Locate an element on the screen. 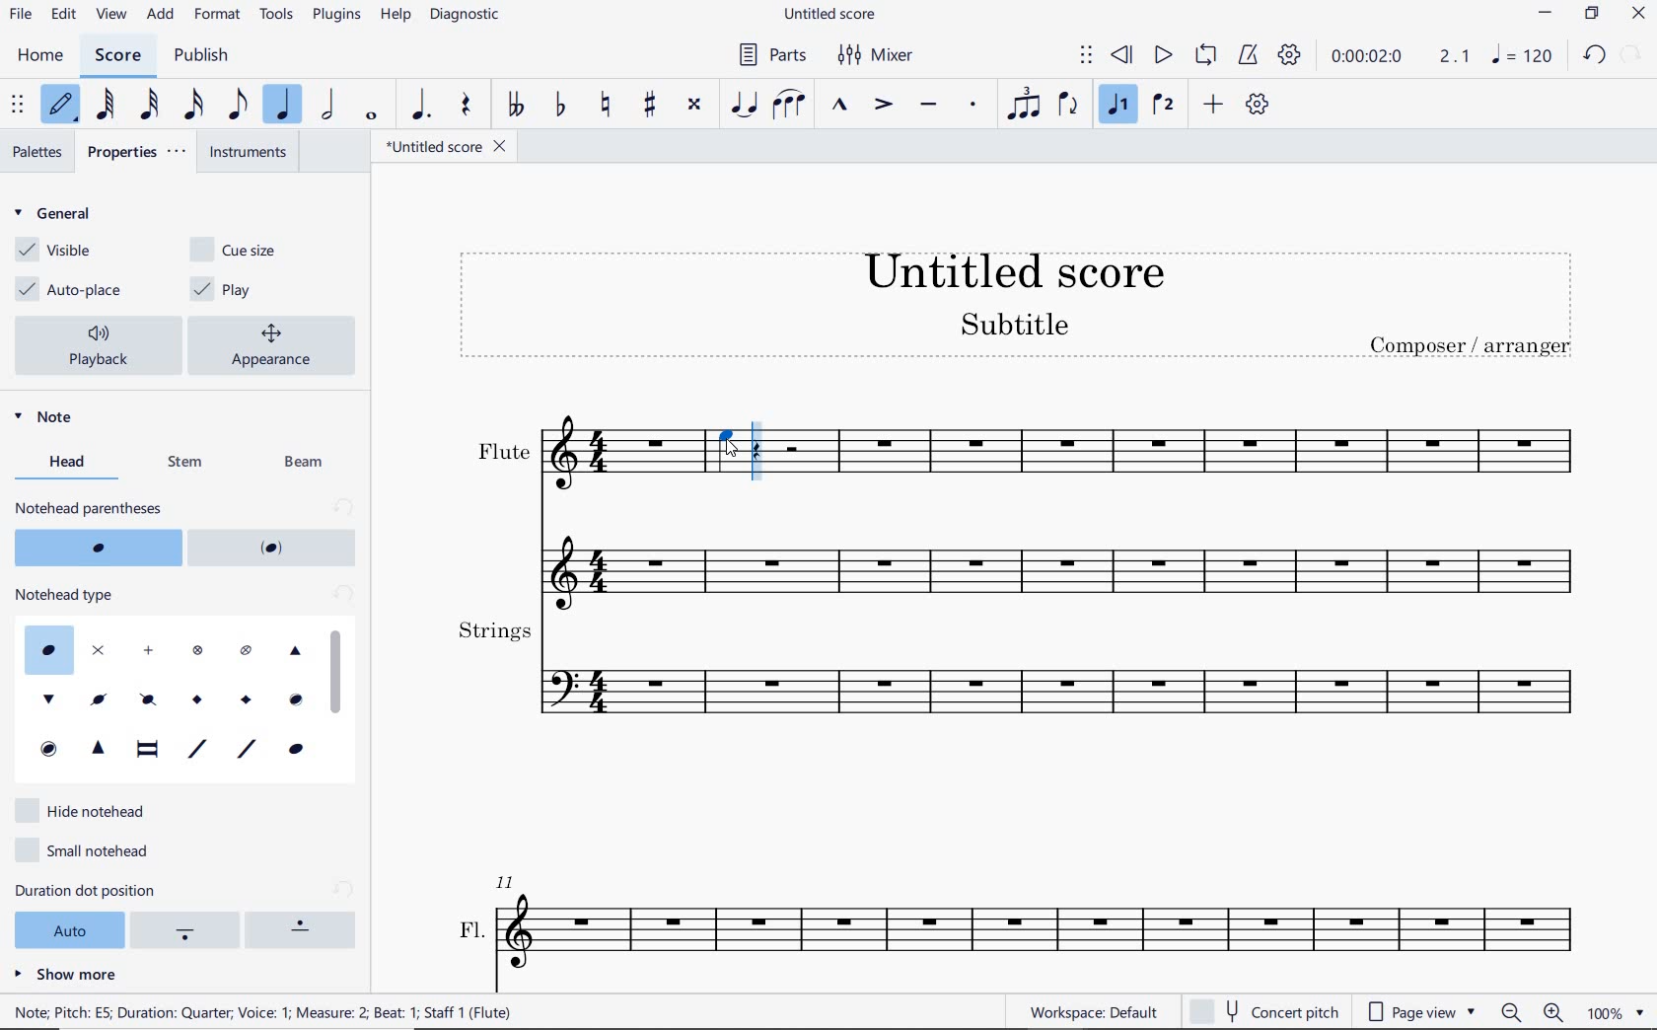 This screenshot has height=1030, width=1657. SMALL NOTEHEAD is located at coordinates (87, 851).